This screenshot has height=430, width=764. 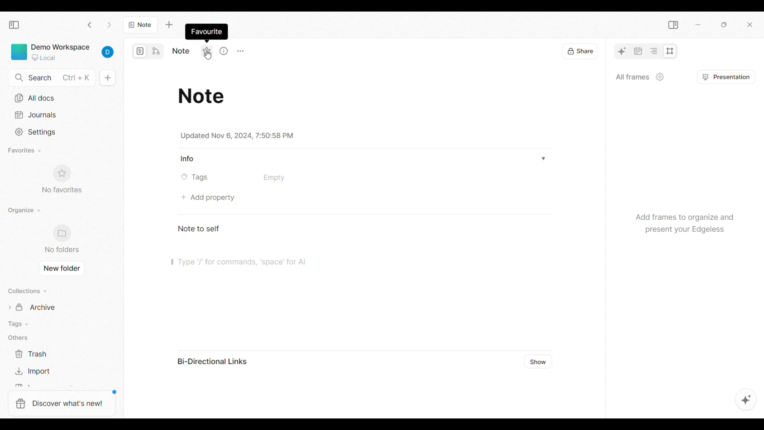 What do you see at coordinates (60, 99) in the screenshot?
I see `All docs` at bounding box center [60, 99].